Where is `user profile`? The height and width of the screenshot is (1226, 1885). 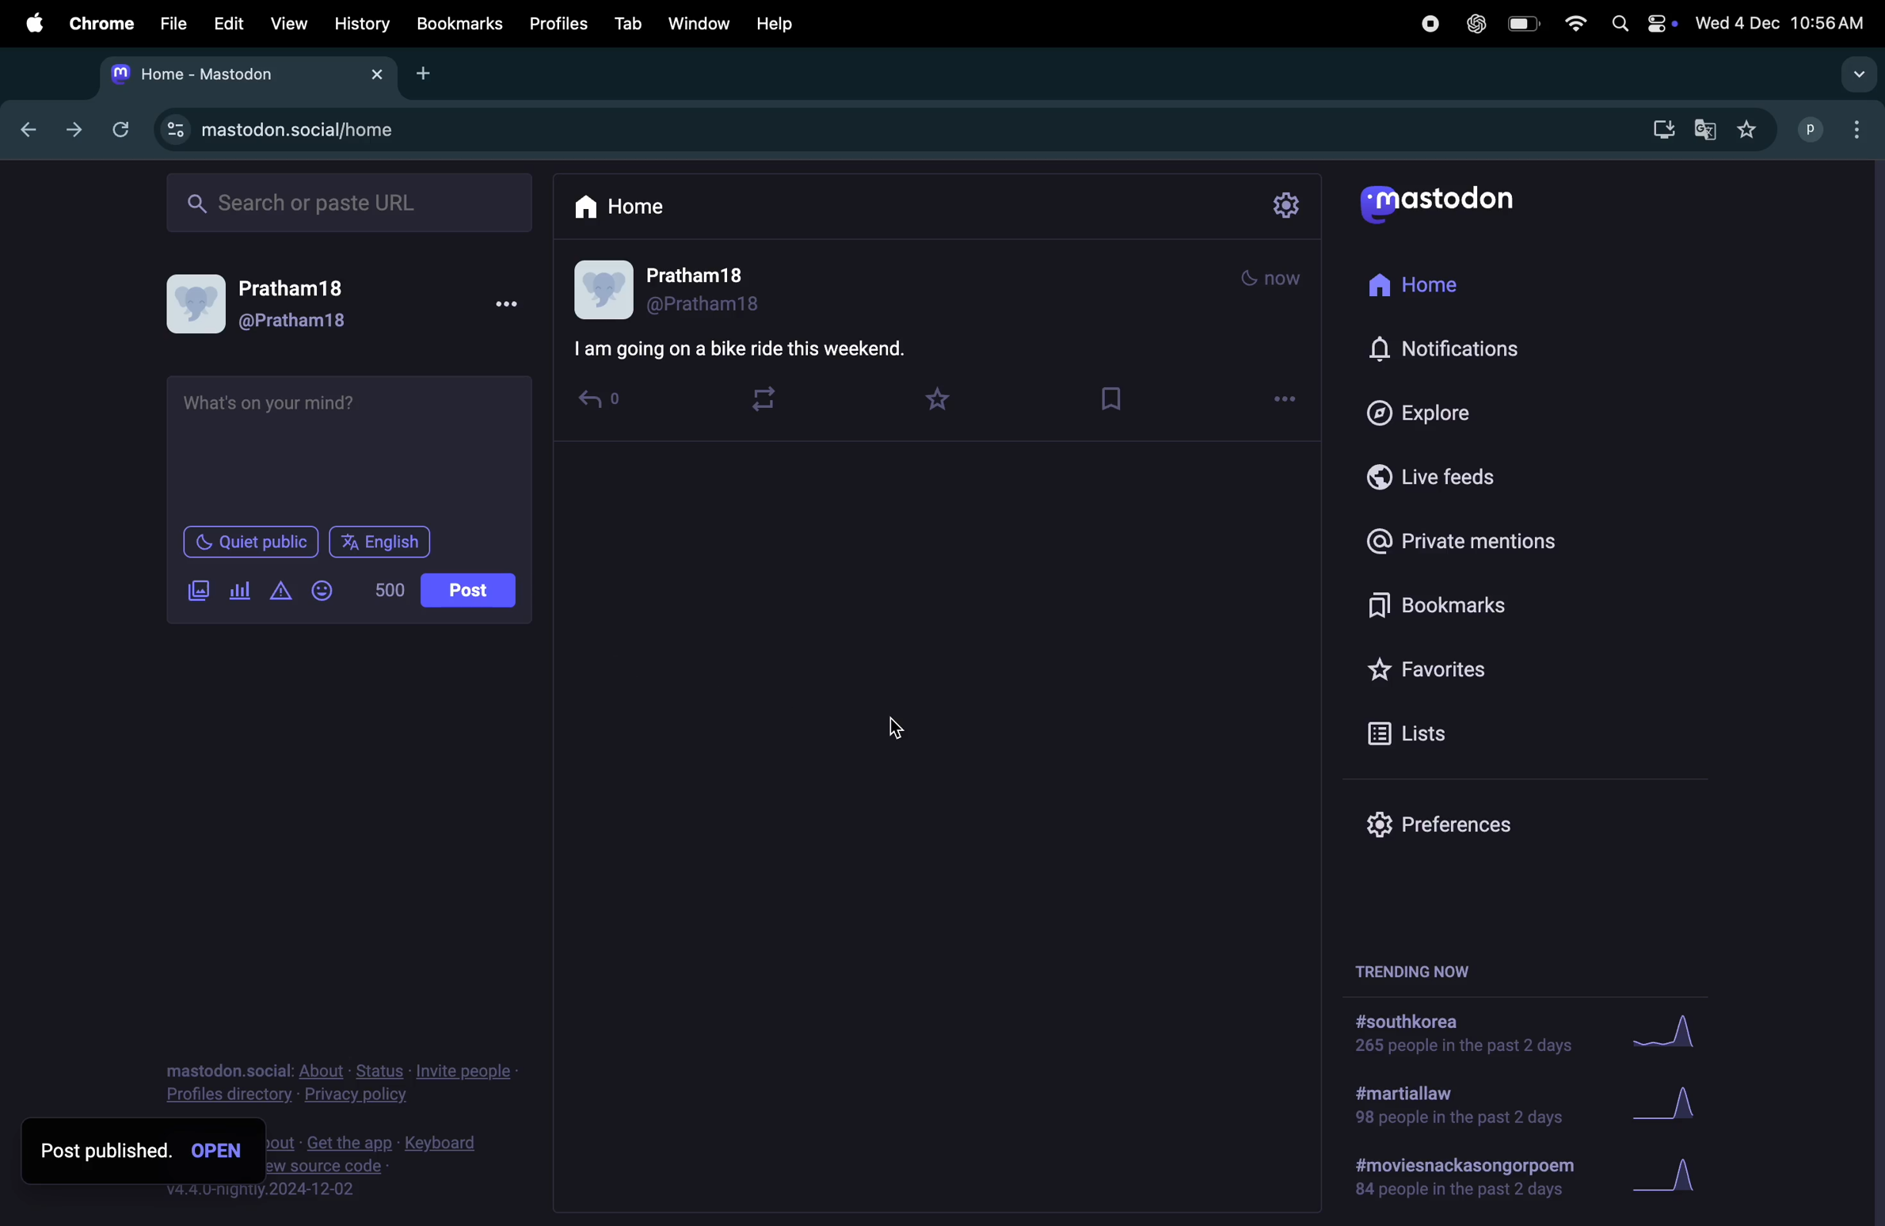 user profile is located at coordinates (1835, 126).